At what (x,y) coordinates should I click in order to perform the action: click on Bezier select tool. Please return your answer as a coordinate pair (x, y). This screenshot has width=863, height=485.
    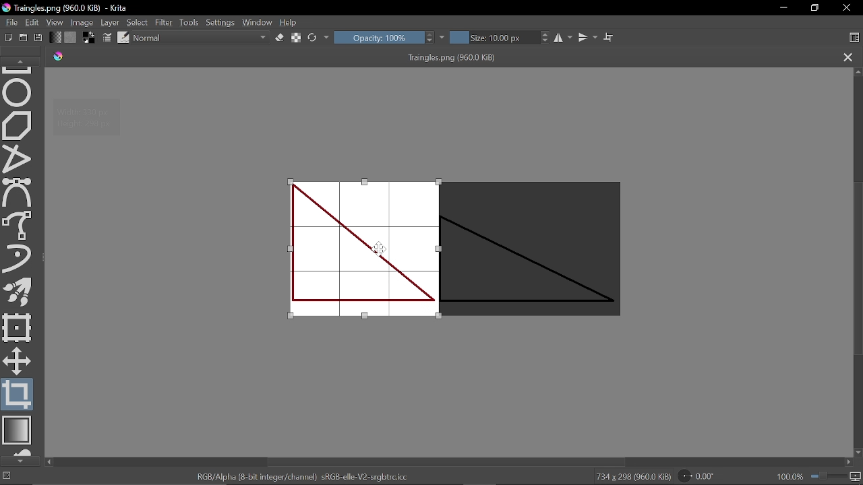
    Looking at the image, I should click on (17, 193).